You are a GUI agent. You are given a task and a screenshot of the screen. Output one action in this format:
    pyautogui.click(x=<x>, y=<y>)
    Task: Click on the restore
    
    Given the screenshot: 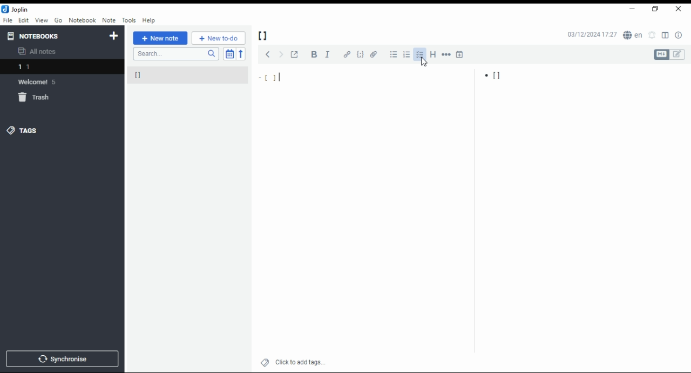 What is the action you would take?
    pyautogui.click(x=656, y=9)
    